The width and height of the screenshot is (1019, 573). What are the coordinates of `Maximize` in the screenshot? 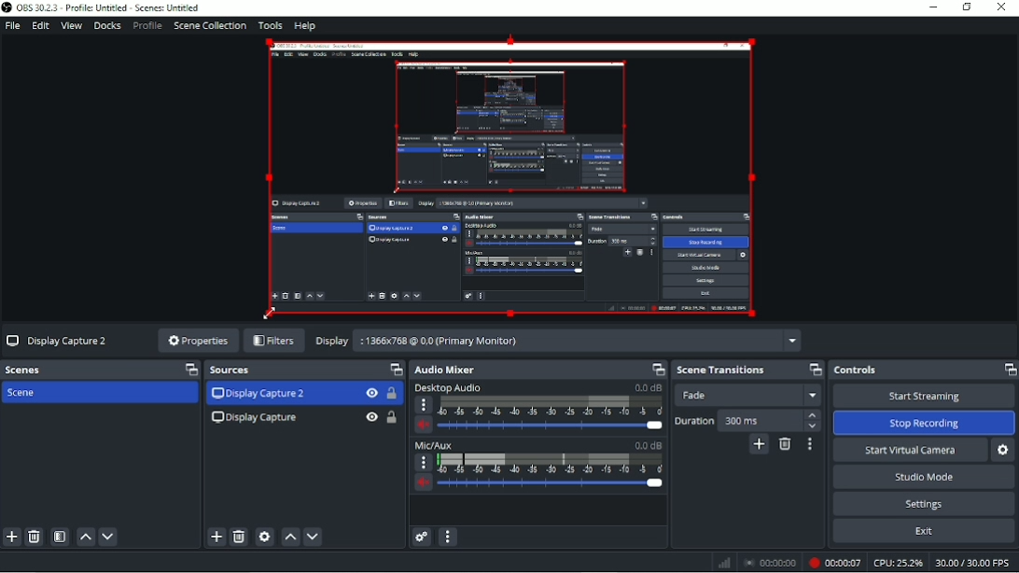 It's located at (812, 370).